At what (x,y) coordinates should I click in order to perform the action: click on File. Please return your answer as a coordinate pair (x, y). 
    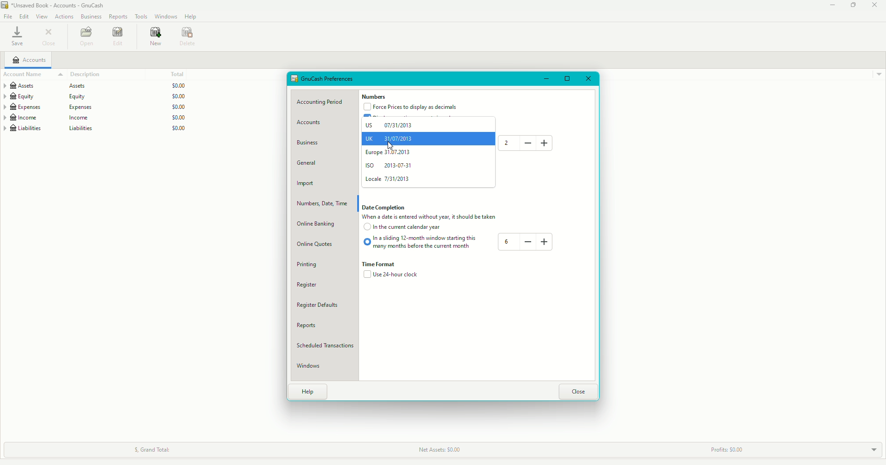
    Looking at the image, I should click on (8, 17).